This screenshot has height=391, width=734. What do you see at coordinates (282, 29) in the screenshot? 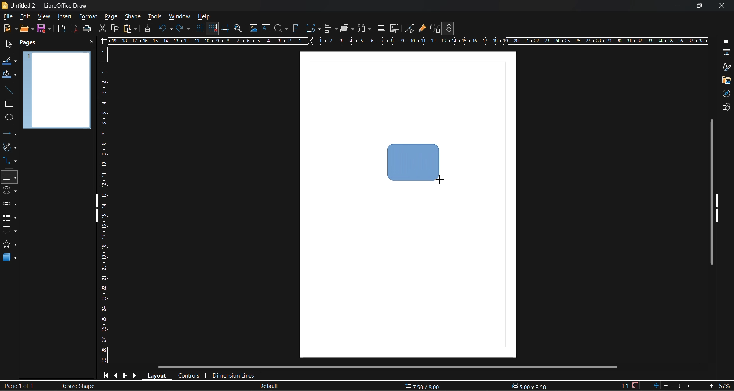
I see `special characters` at bounding box center [282, 29].